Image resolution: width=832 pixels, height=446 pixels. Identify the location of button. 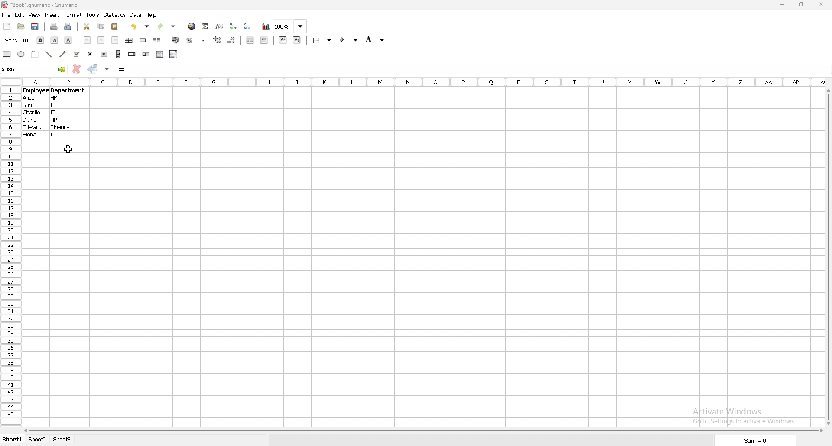
(104, 54).